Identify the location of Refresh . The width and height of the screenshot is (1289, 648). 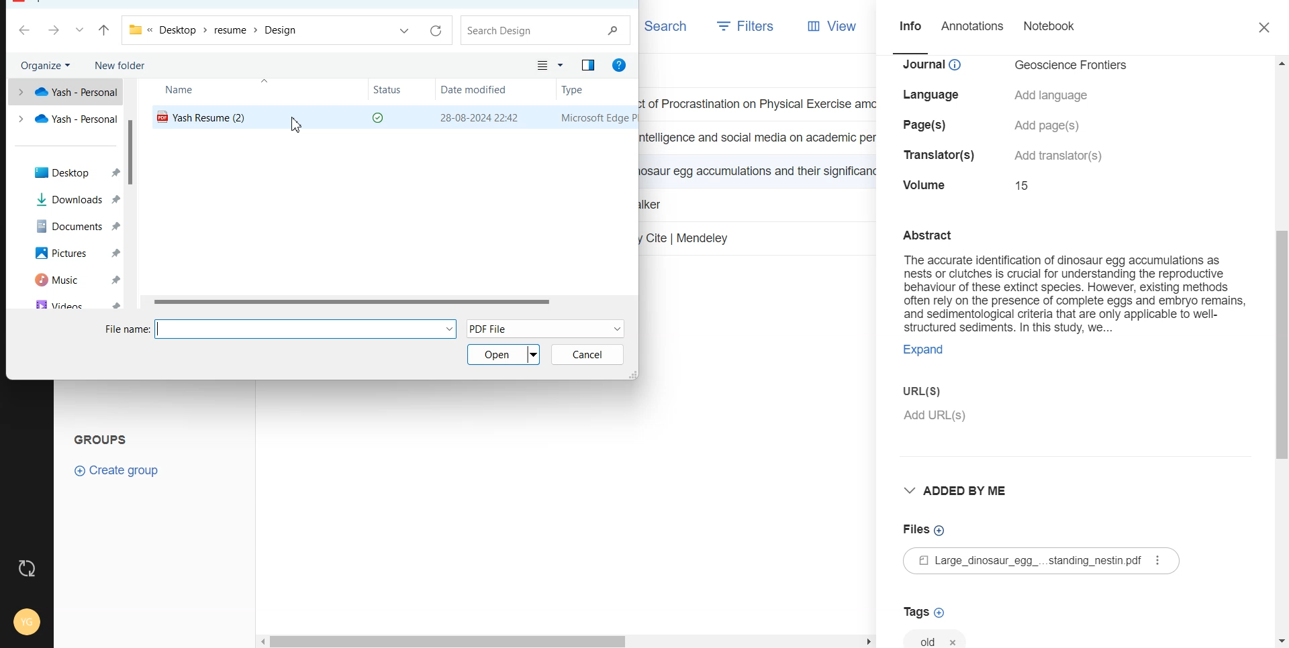
(434, 32).